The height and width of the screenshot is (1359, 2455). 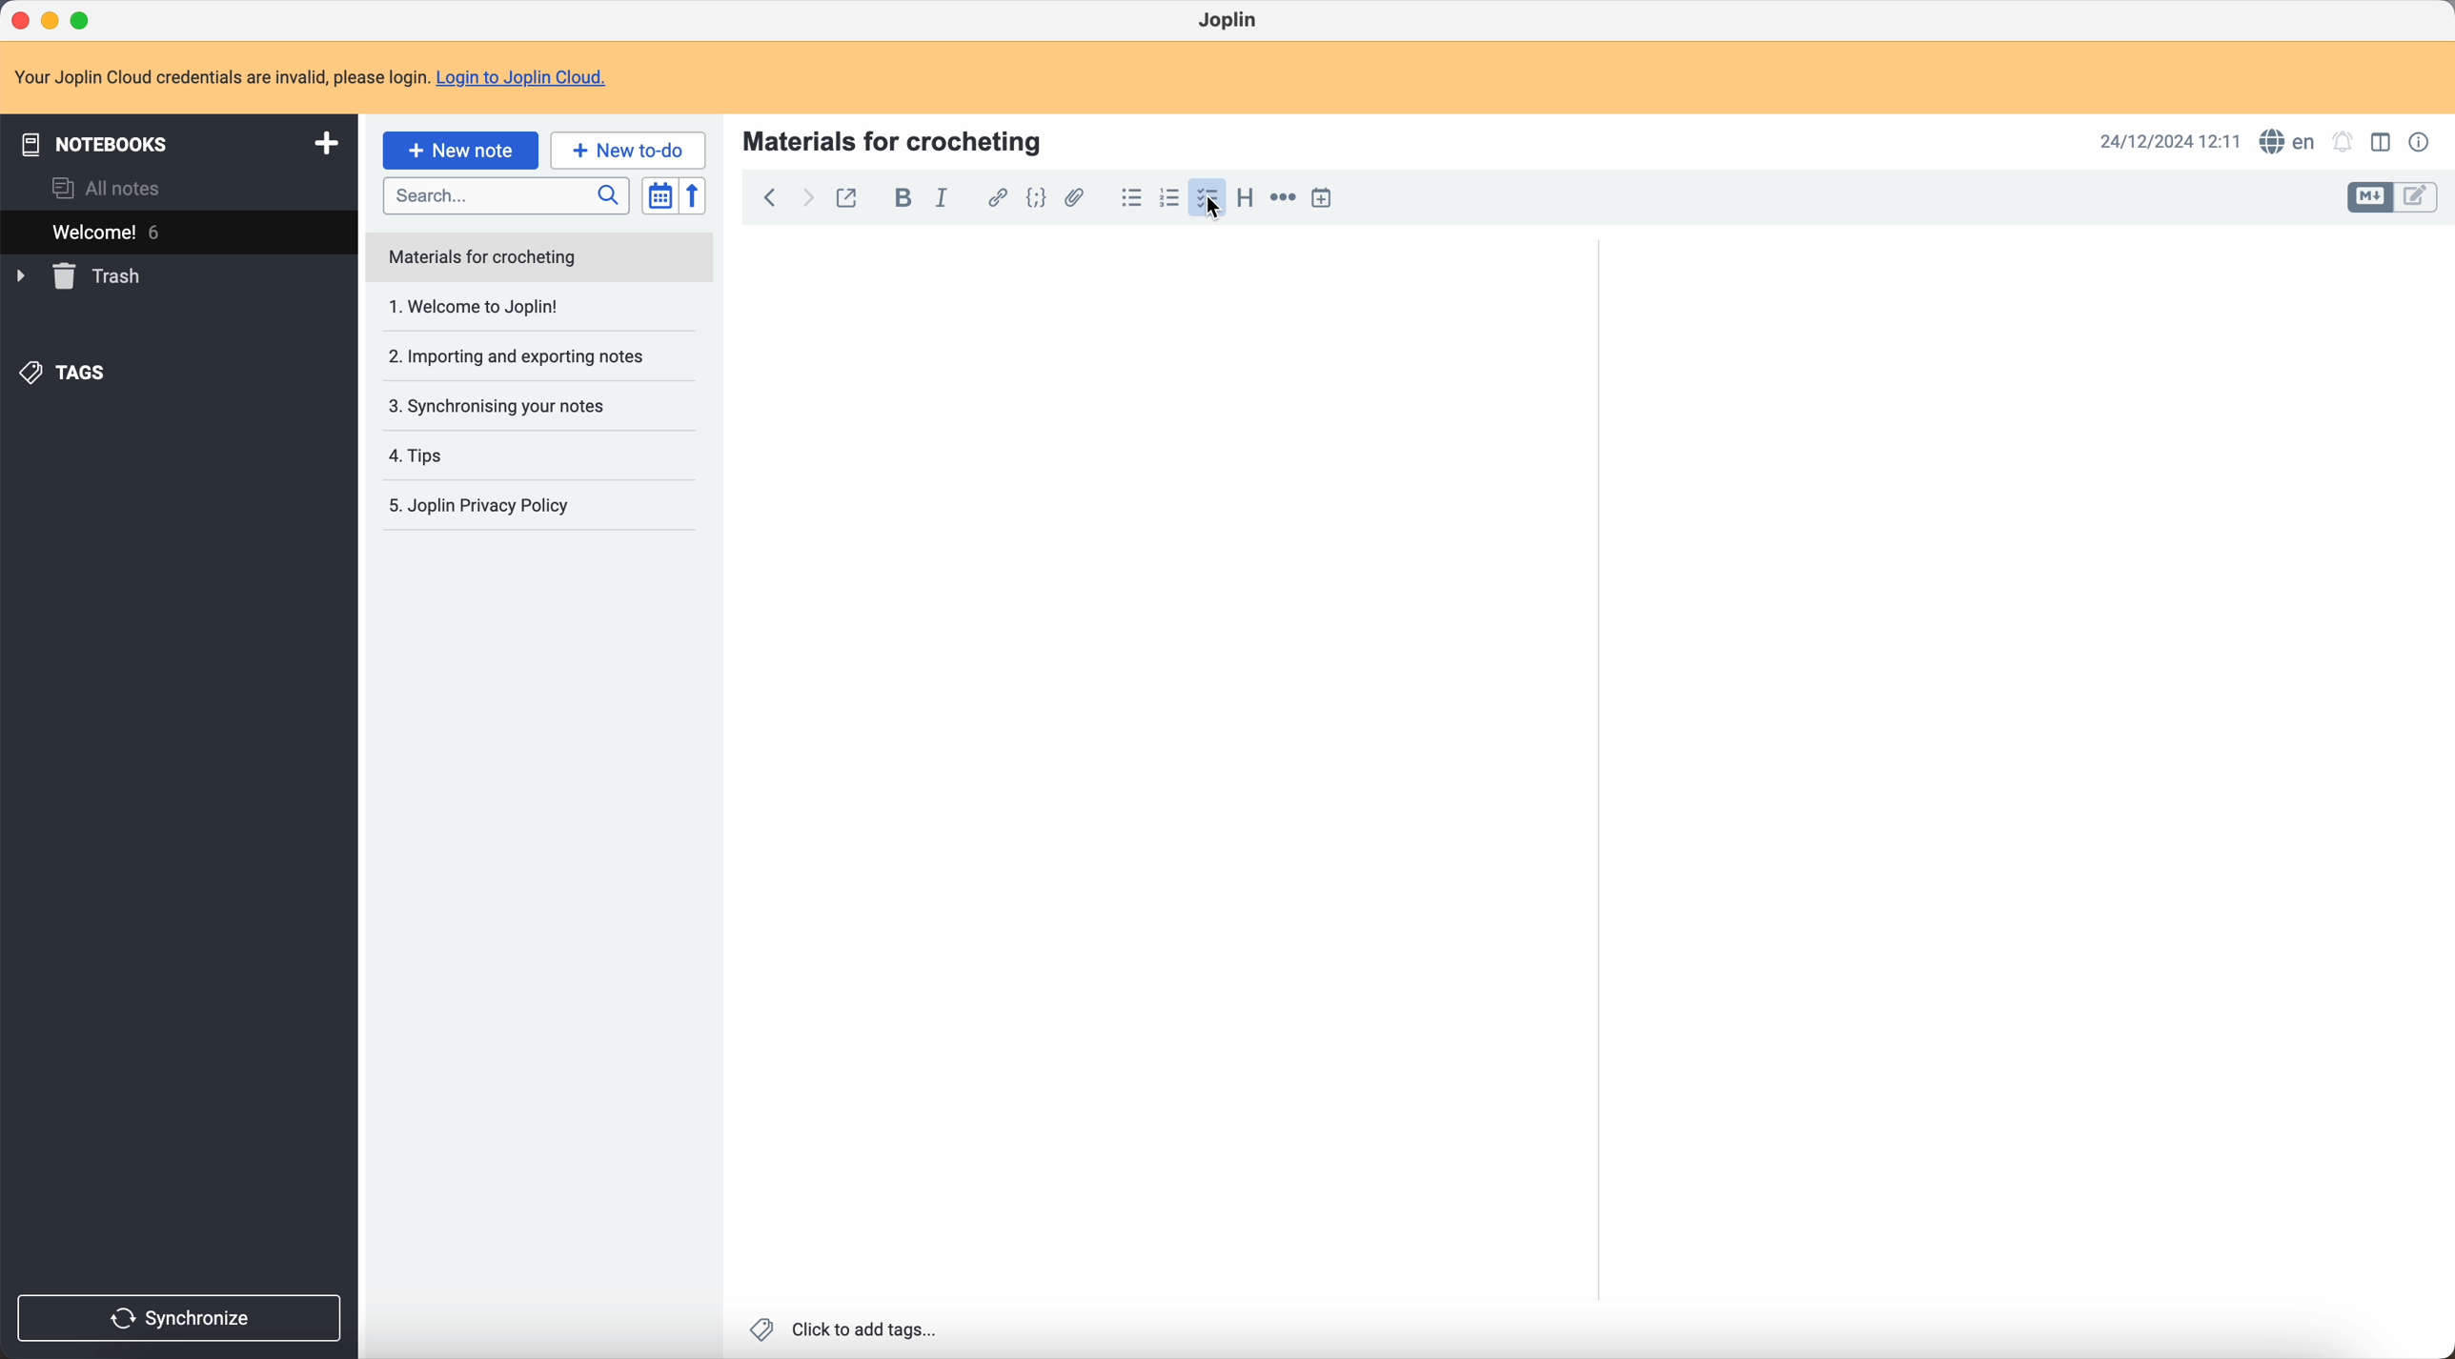 I want to click on insert time, so click(x=1325, y=198).